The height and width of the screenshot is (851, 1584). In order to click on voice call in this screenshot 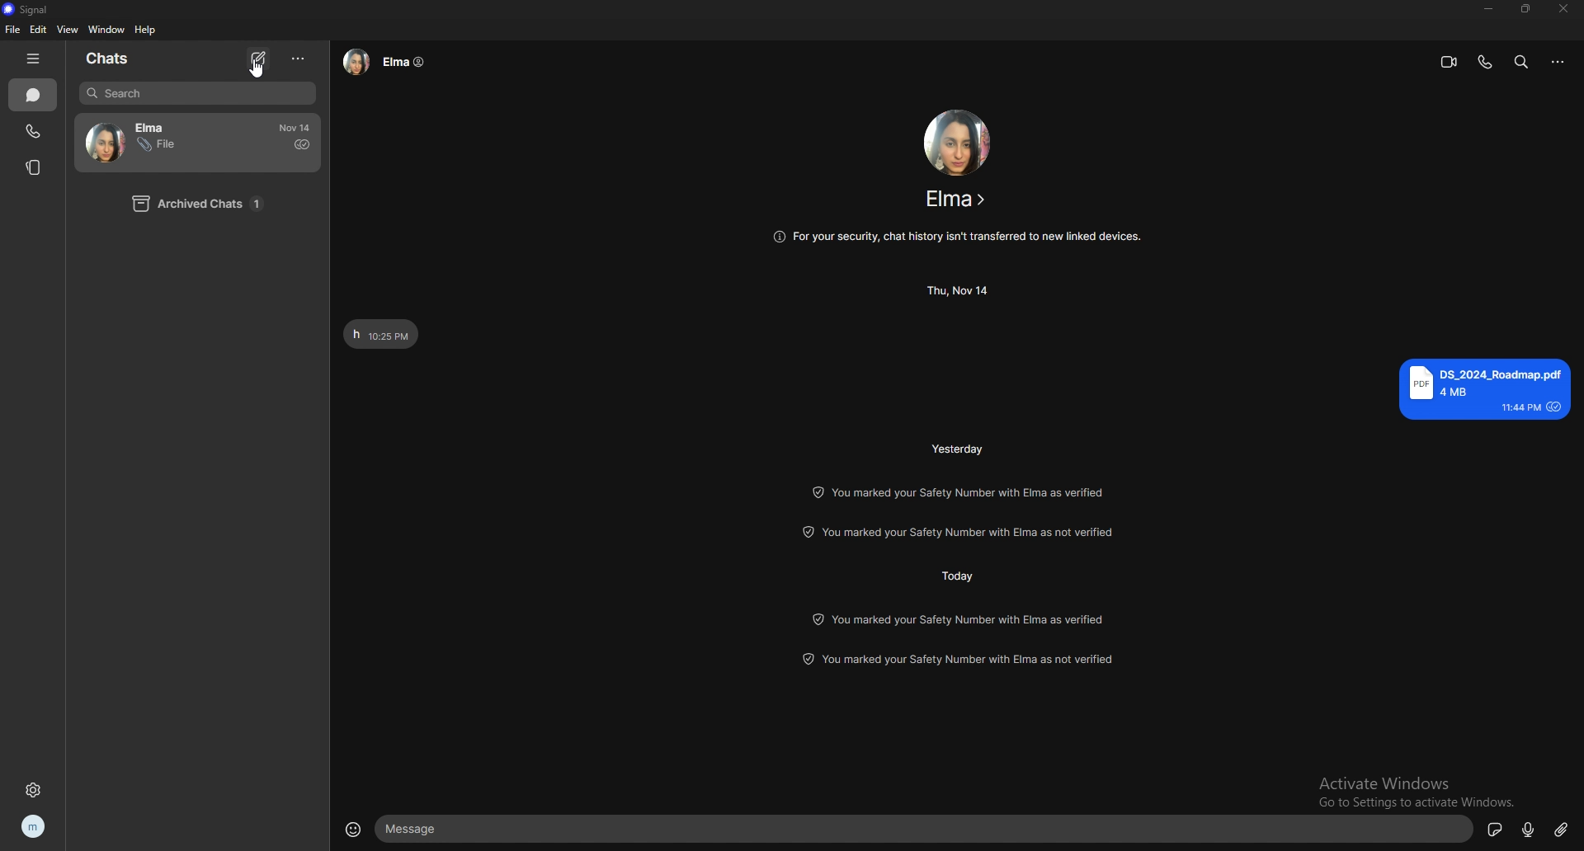, I will do `click(1484, 62)`.